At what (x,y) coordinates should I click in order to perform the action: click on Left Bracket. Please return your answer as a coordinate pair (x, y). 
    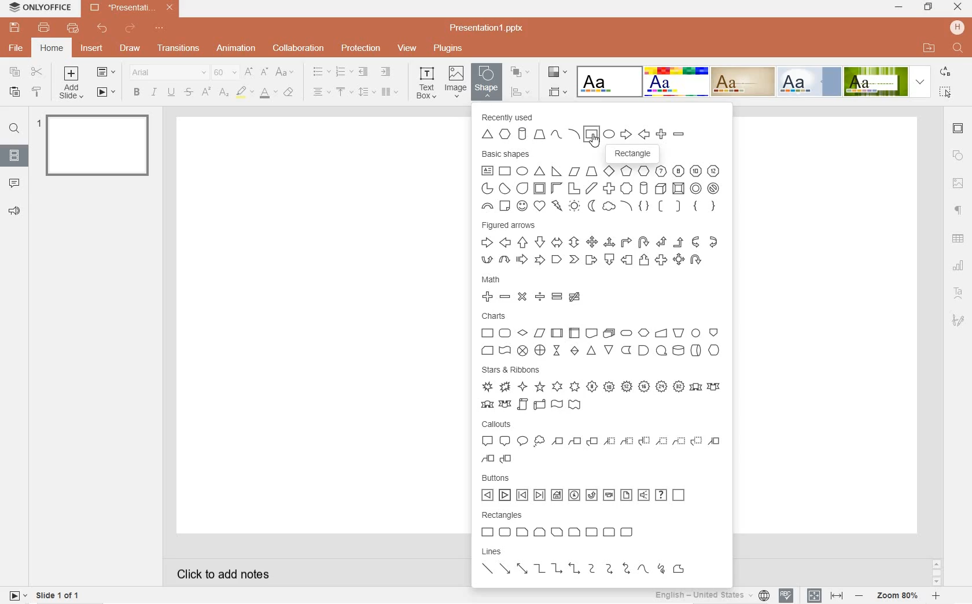
    Looking at the image, I should click on (662, 206).